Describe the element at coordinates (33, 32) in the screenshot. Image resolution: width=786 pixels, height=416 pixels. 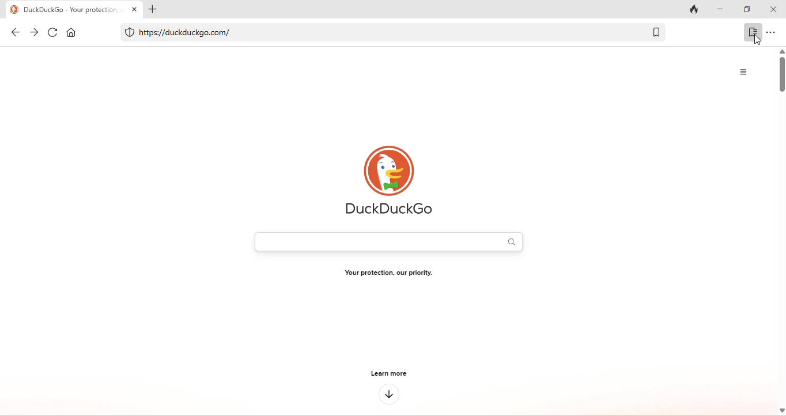
I see `forward` at that location.